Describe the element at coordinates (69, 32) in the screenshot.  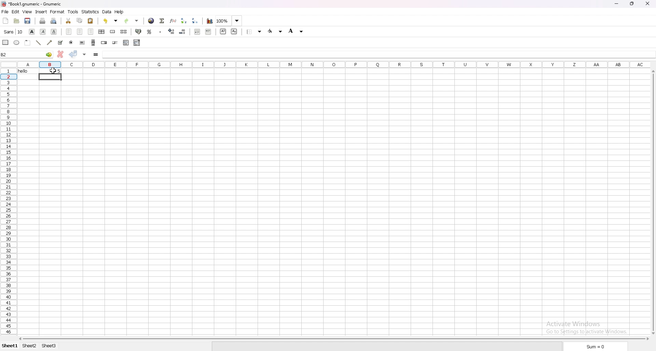
I see `align left` at that location.